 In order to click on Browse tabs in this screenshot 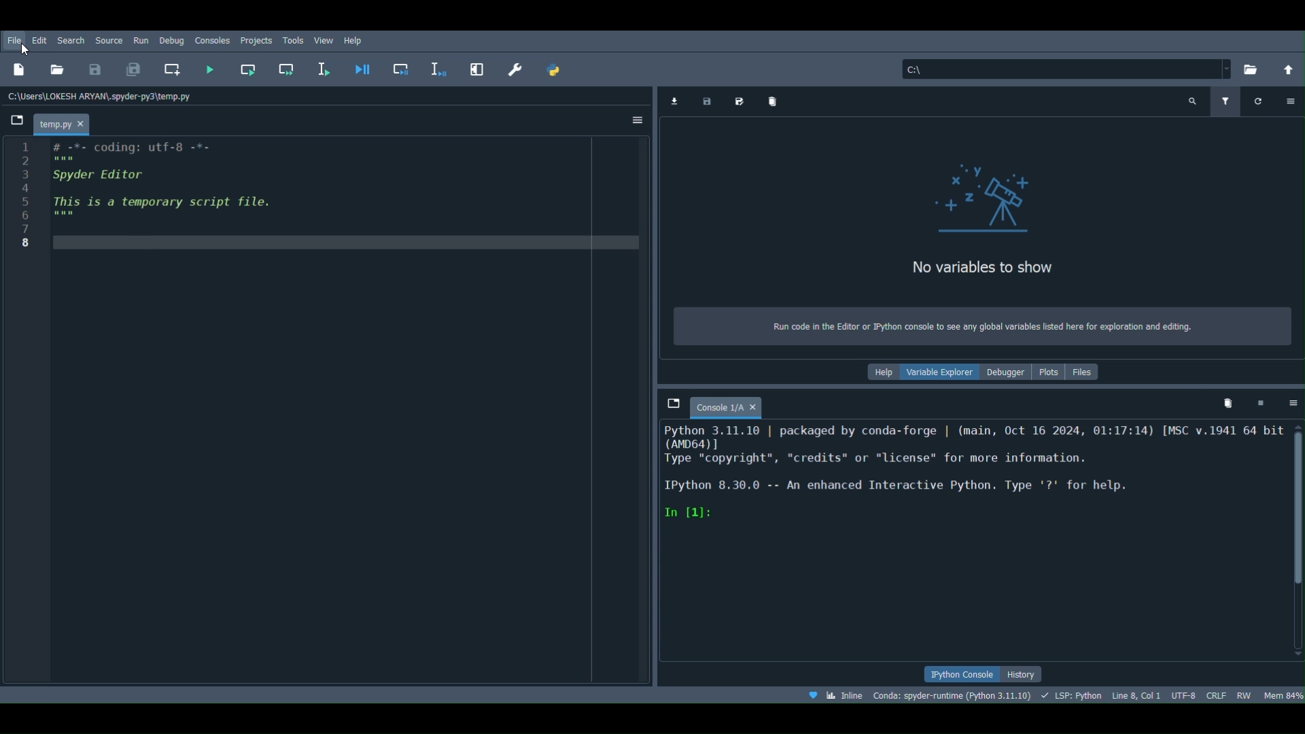, I will do `click(672, 400)`.